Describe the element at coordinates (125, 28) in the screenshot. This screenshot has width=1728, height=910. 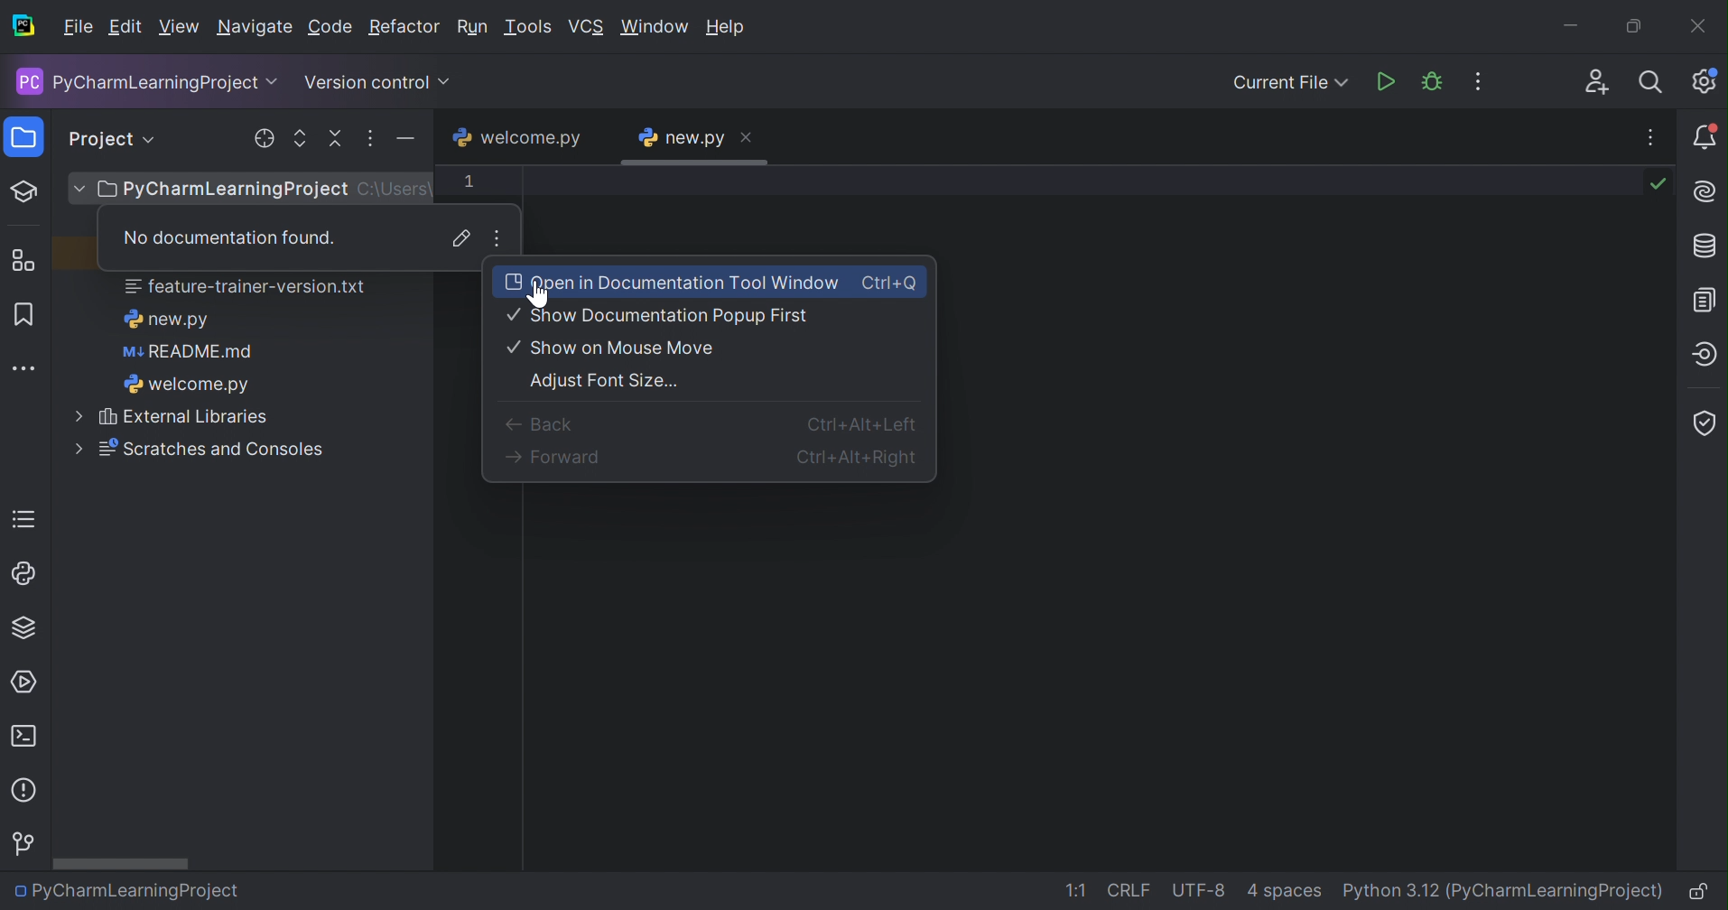
I see `Edit` at that location.